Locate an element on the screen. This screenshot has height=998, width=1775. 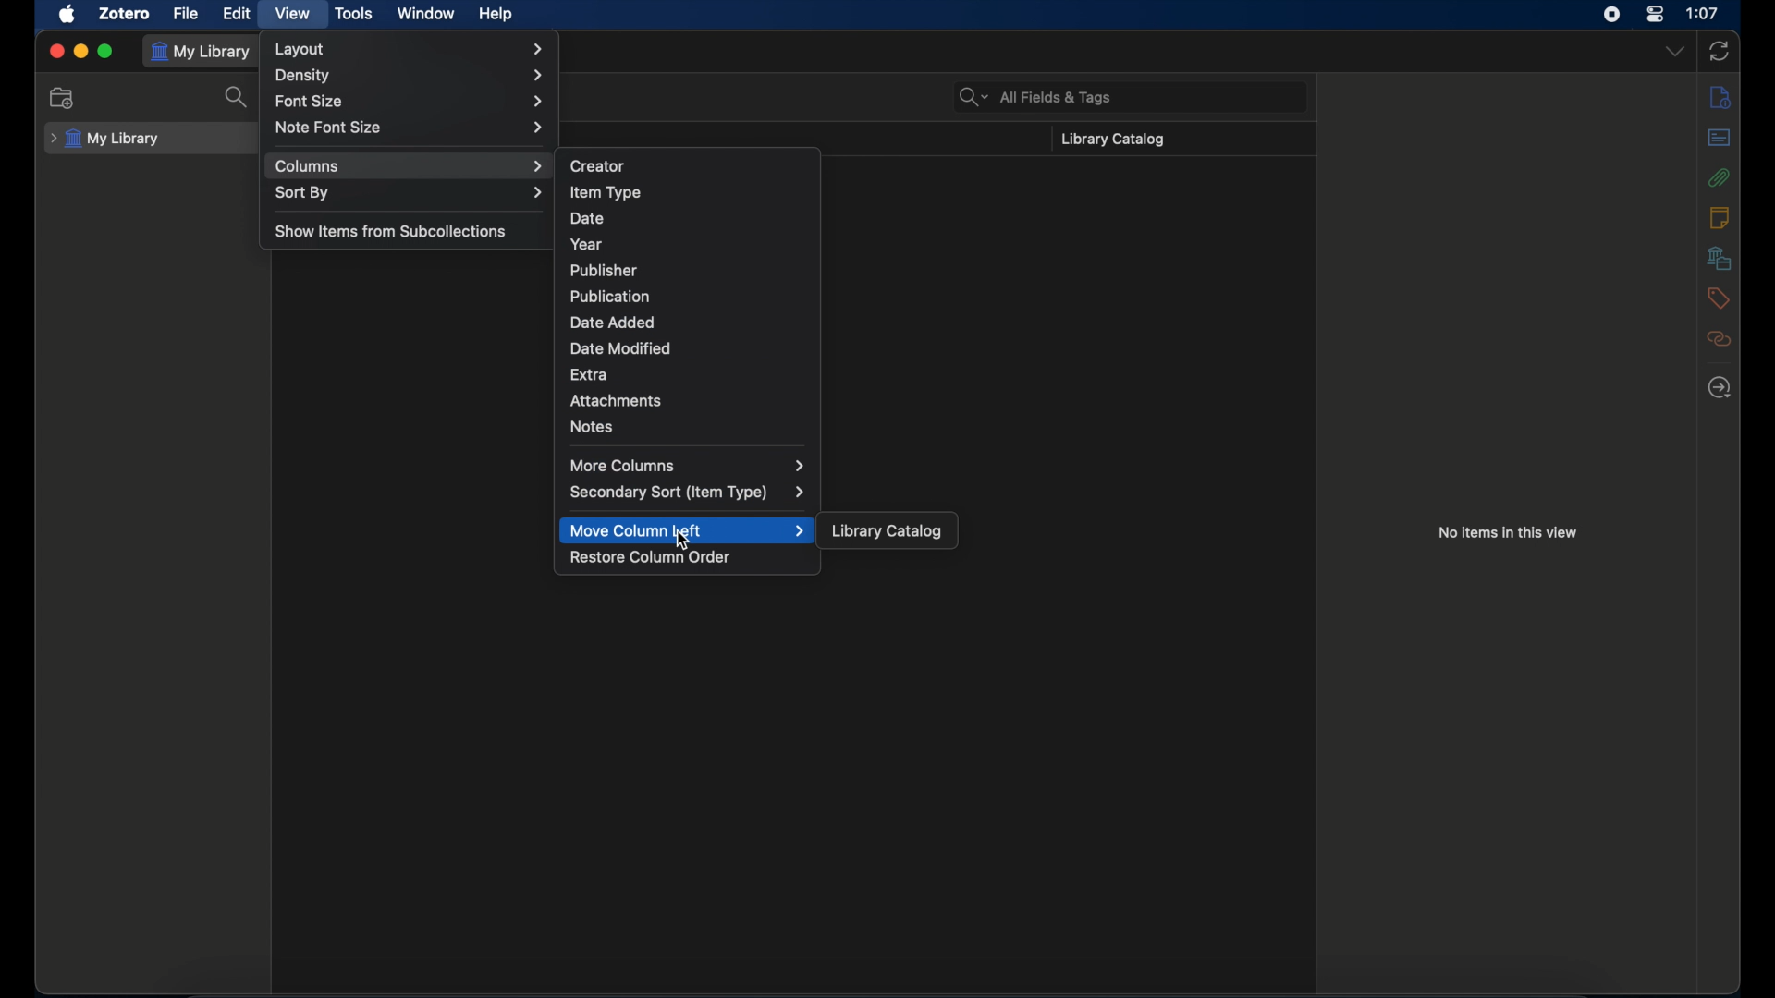
tools is located at coordinates (354, 14).